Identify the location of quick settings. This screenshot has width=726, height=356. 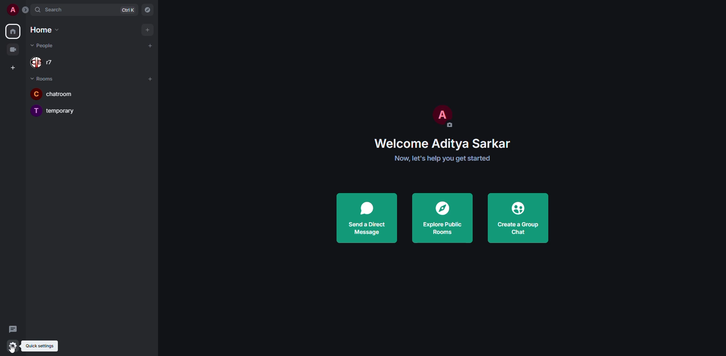
(13, 346).